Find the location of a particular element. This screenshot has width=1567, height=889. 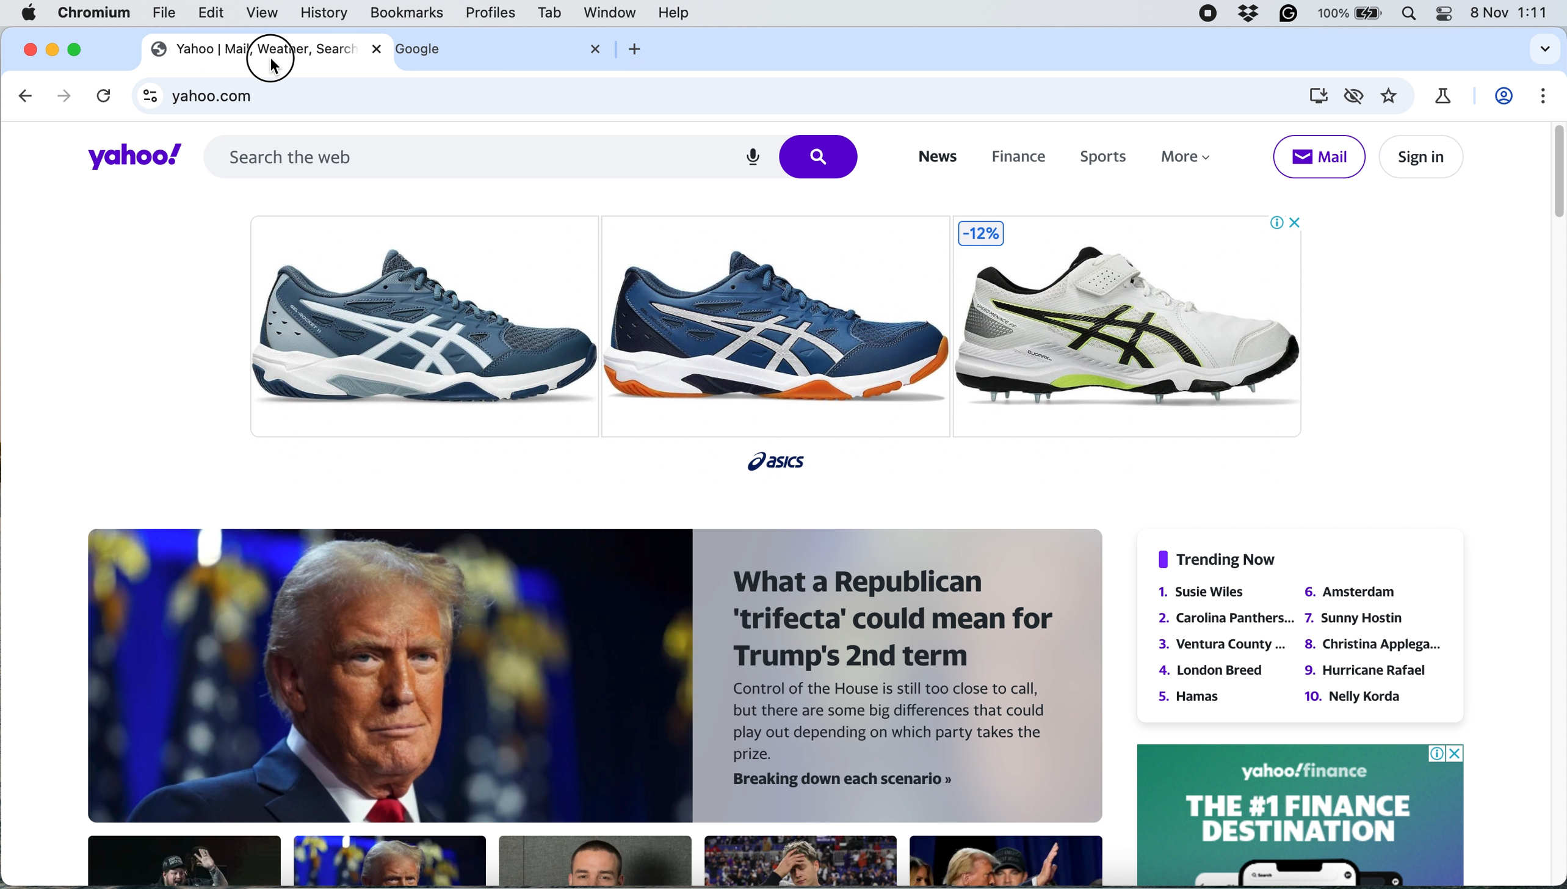

add new tab is located at coordinates (632, 49).